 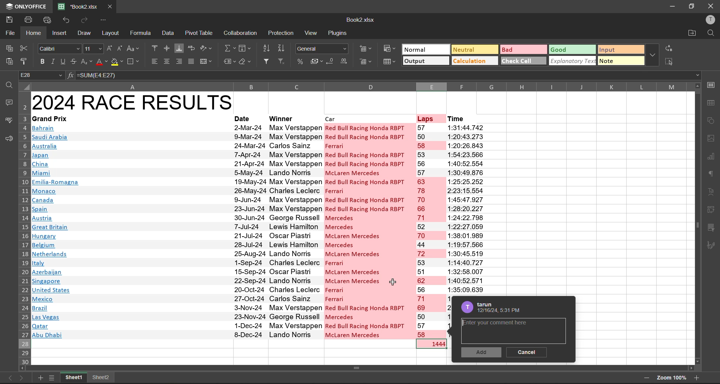 I want to click on pivot table, so click(x=201, y=33).